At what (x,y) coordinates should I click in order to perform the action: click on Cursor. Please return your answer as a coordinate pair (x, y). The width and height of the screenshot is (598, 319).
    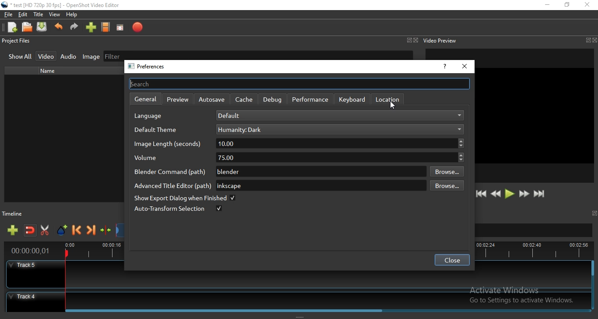
    Looking at the image, I should click on (391, 106).